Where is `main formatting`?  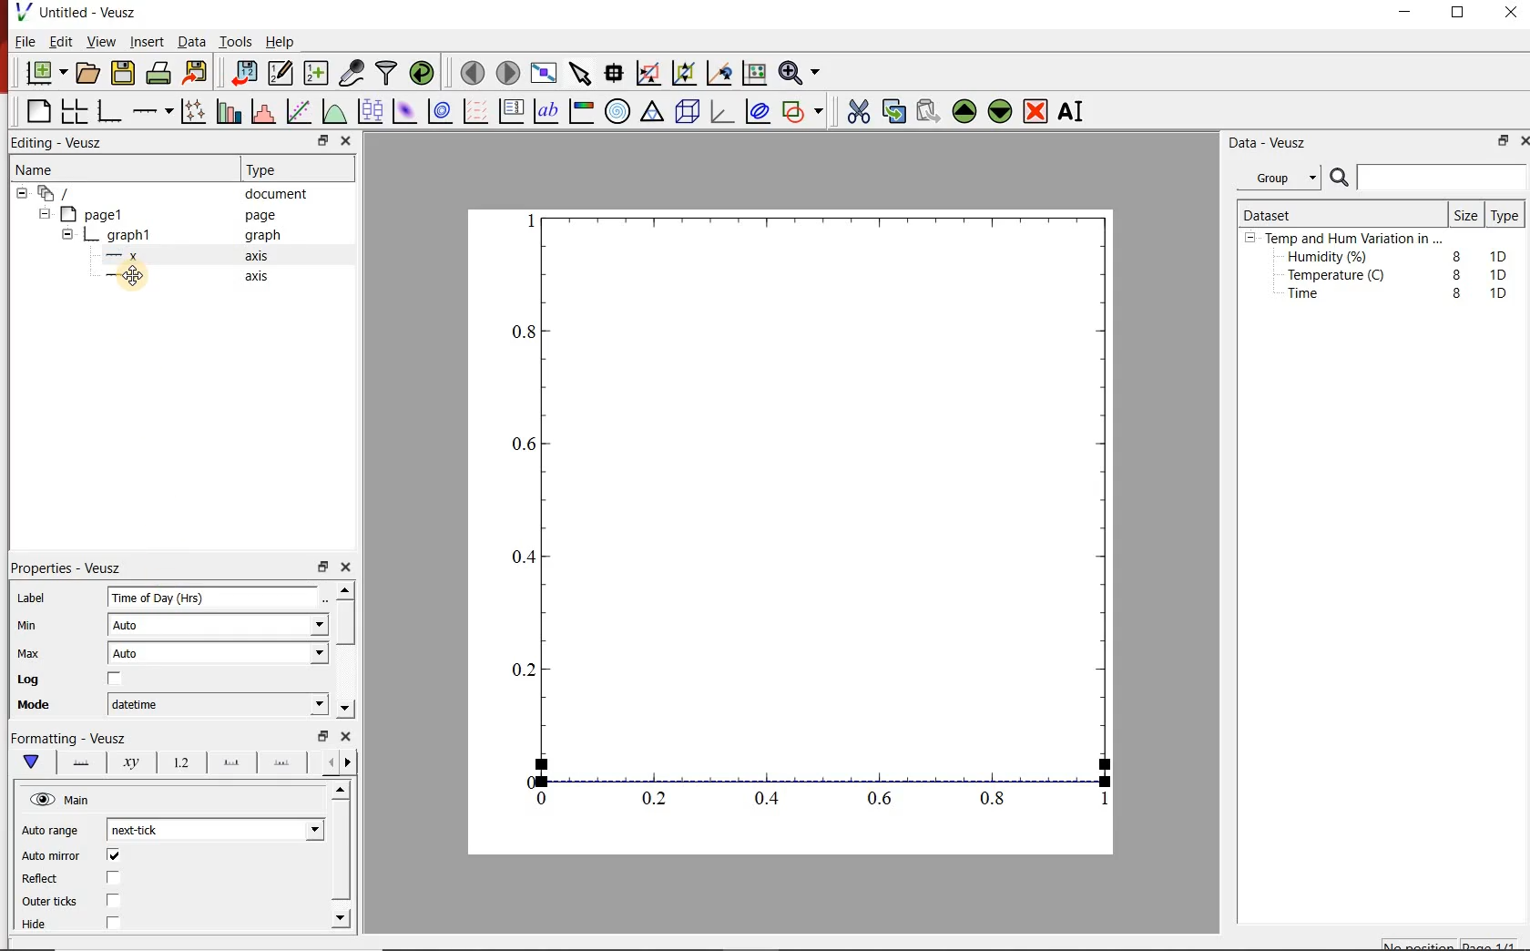
main formatting is located at coordinates (33, 763).